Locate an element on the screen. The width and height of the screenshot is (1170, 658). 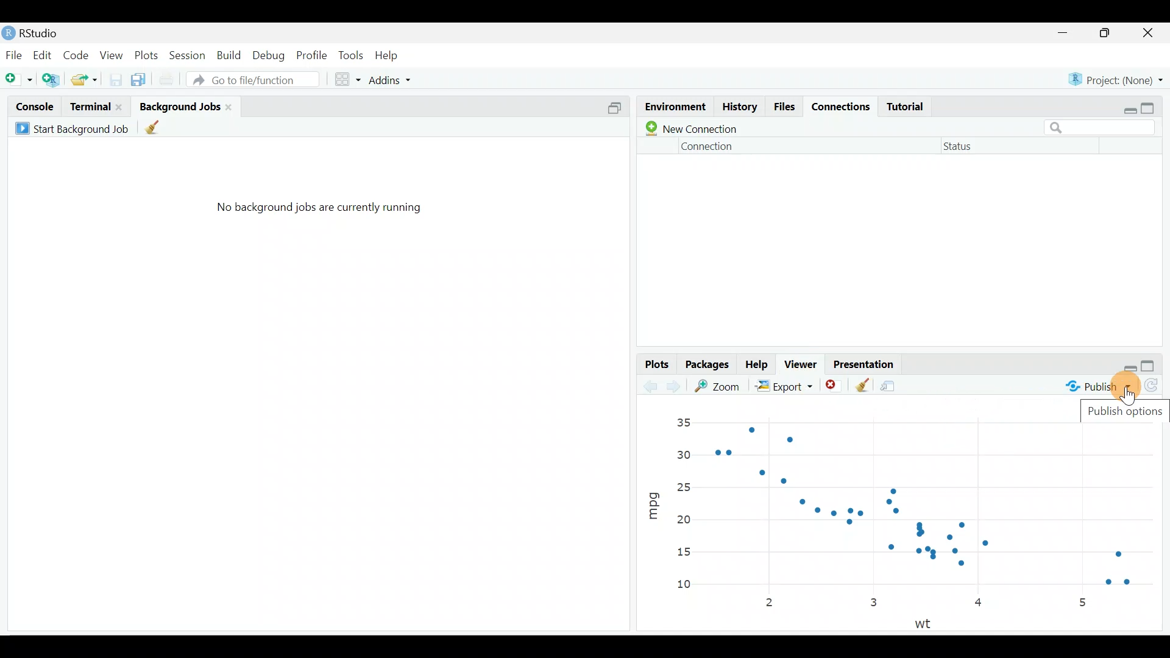
Presentation is located at coordinates (867, 361).